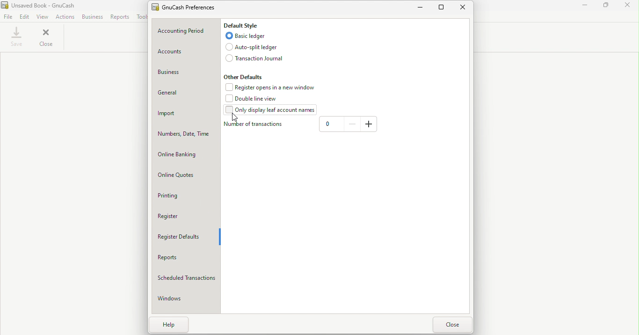 The image size is (639, 335). What do you see at coordinates (185, 257) in the screenshot?
I see `Reports` at bounding box center [185, 257].